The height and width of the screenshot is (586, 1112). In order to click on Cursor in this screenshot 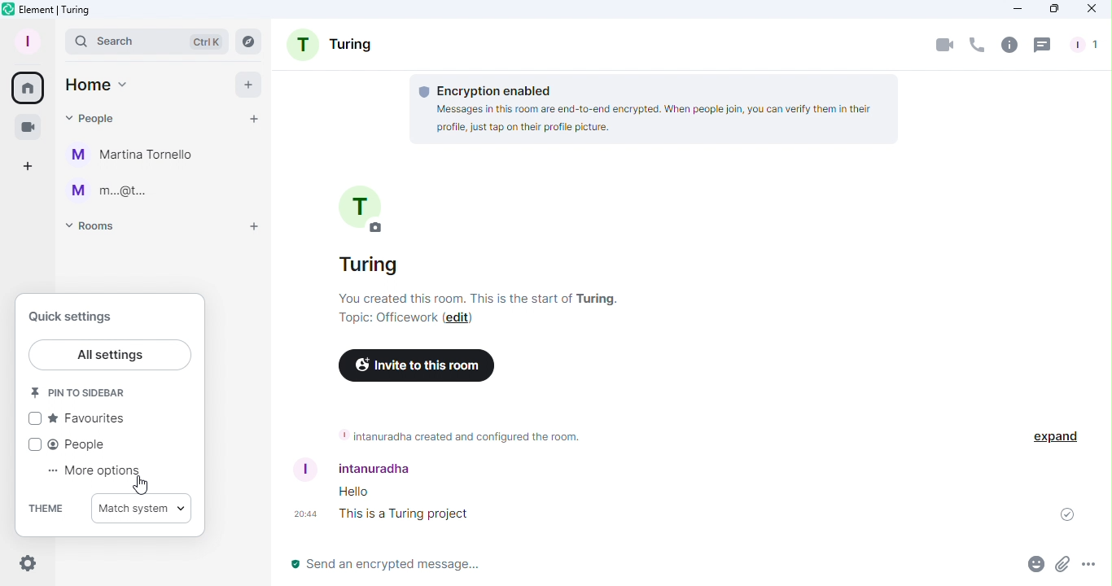, I will do `click(138, 485)`.